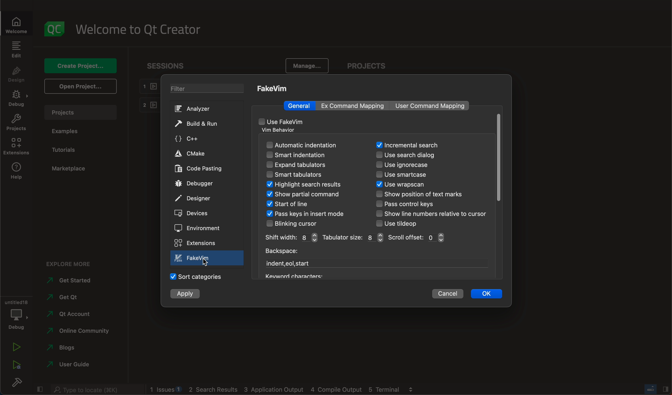  What do you see at coordinates (314, 214) in the screenshot?
I see `keys in insert mode` at bounding box center [314, 214].